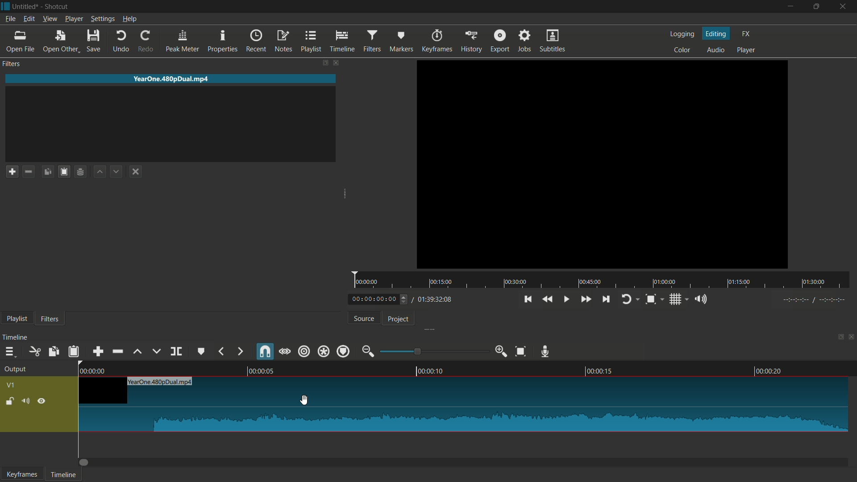  What do you see at coordinates (601, 371) in the screenshot?
I see `00:00:15` at bounding box center [601, 371].